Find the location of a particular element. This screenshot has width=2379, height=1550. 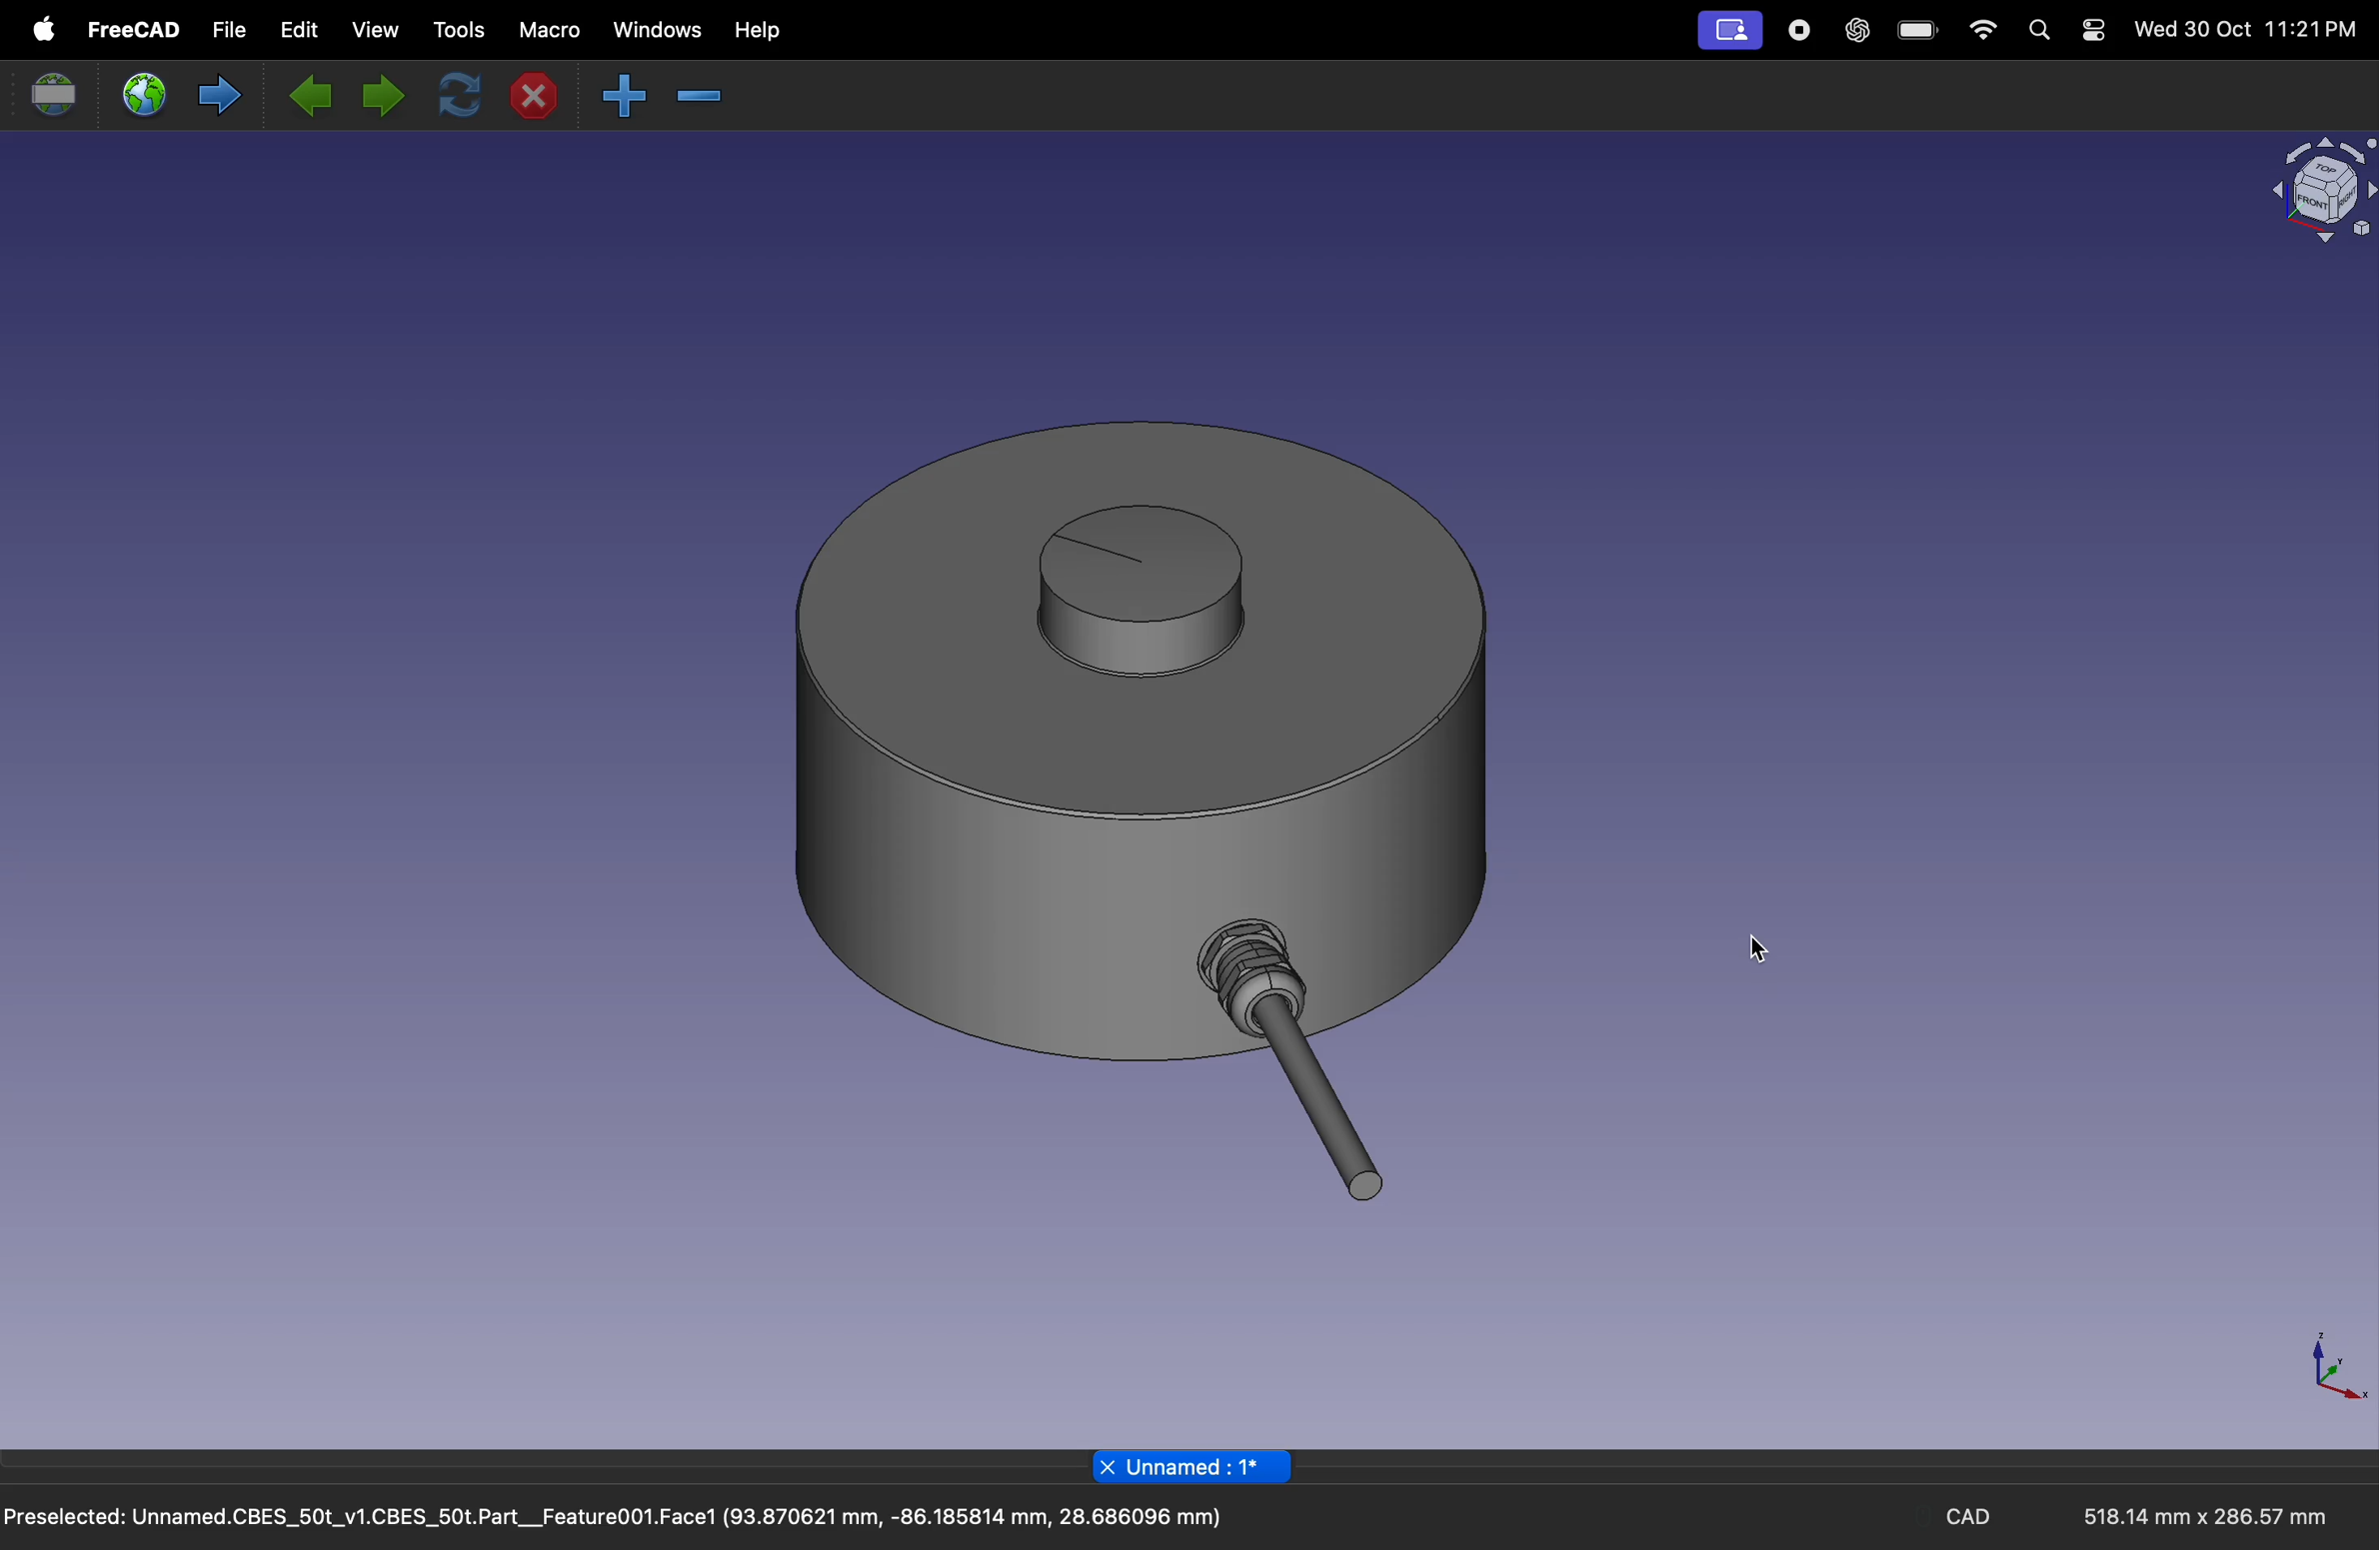

marco is located at coordinates (546, 31).